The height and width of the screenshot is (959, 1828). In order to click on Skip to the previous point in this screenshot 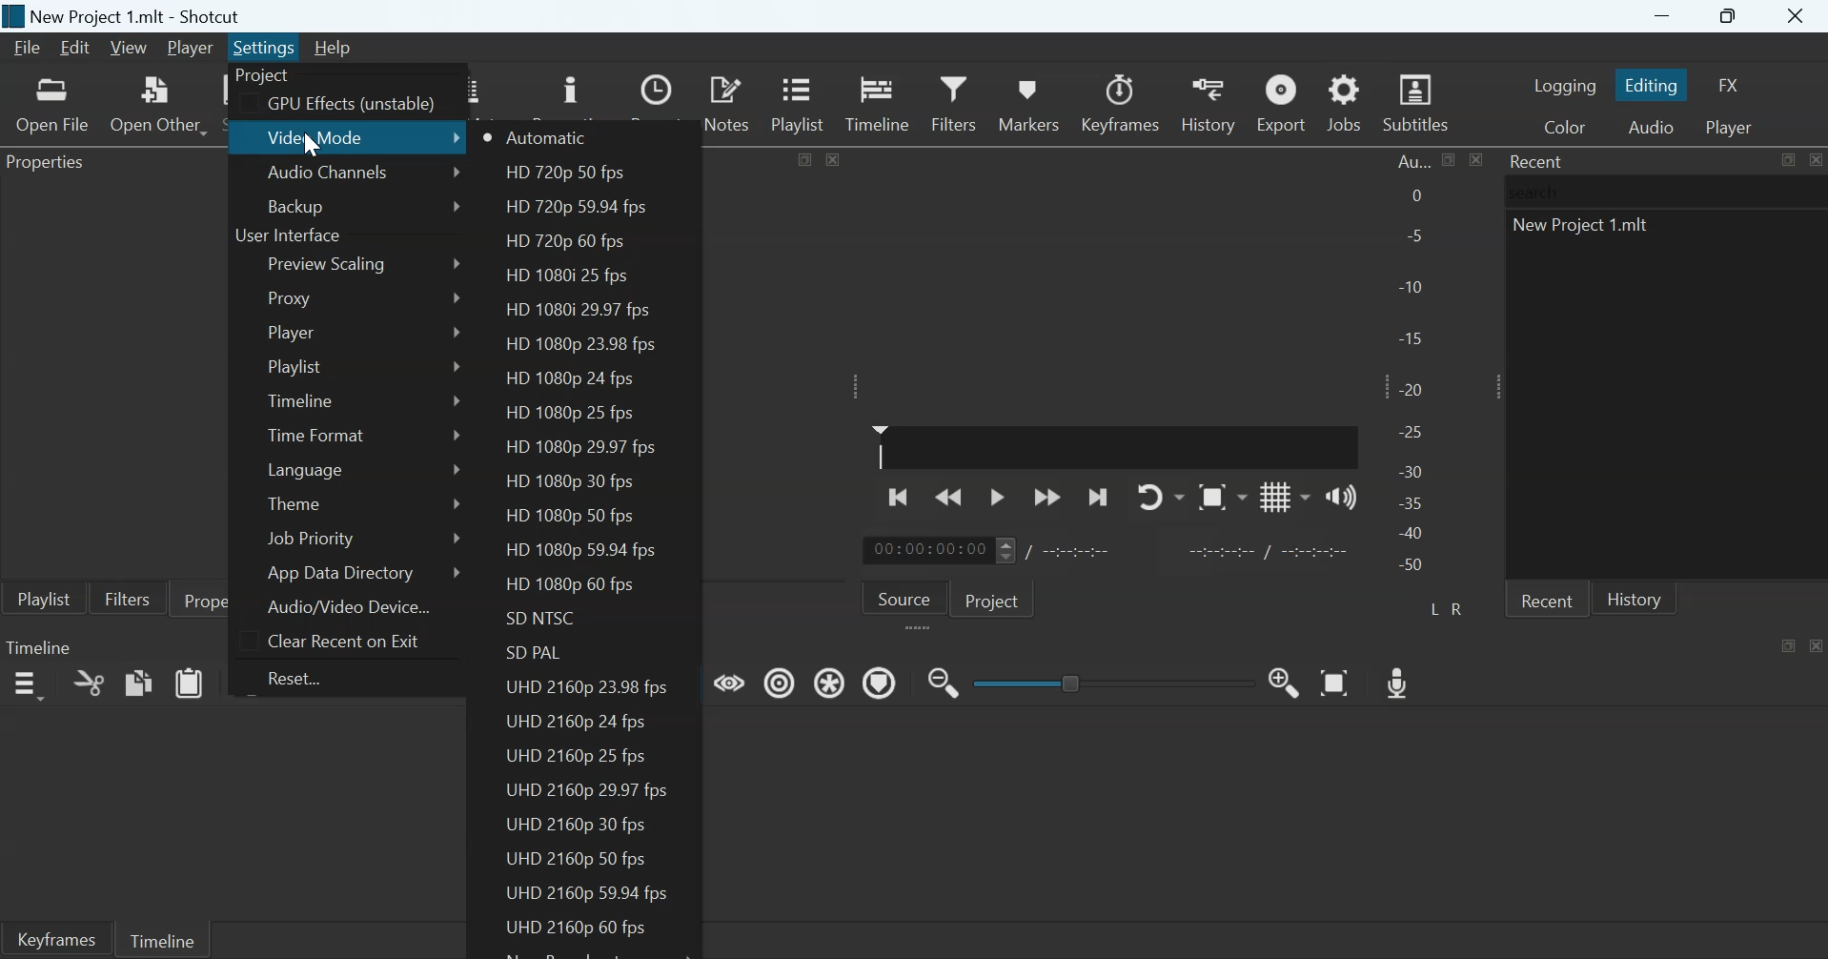, I will do `click(901, 495)`.